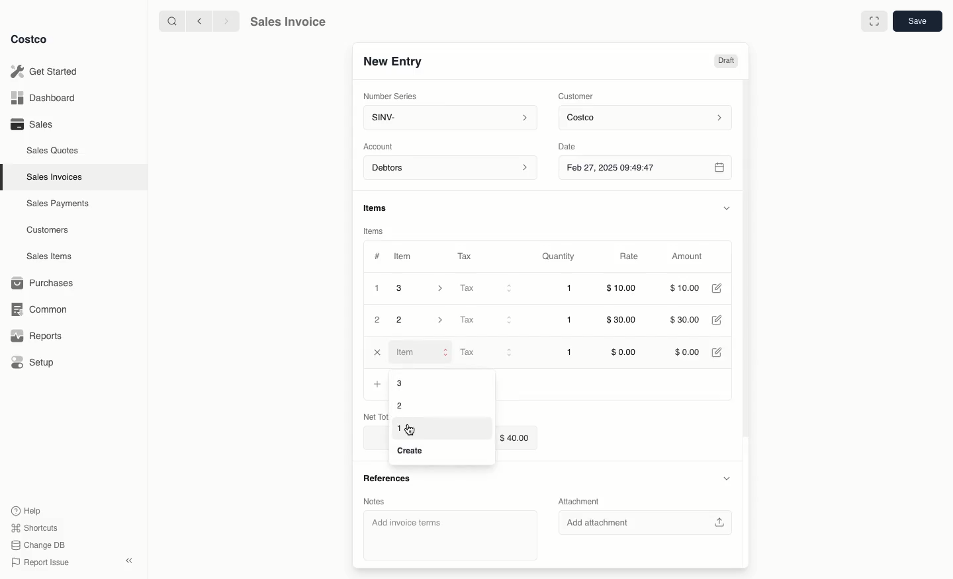 The width and height of the screenshot is (953, 579). I want to click on Sales Quotes, so click(54, 150).